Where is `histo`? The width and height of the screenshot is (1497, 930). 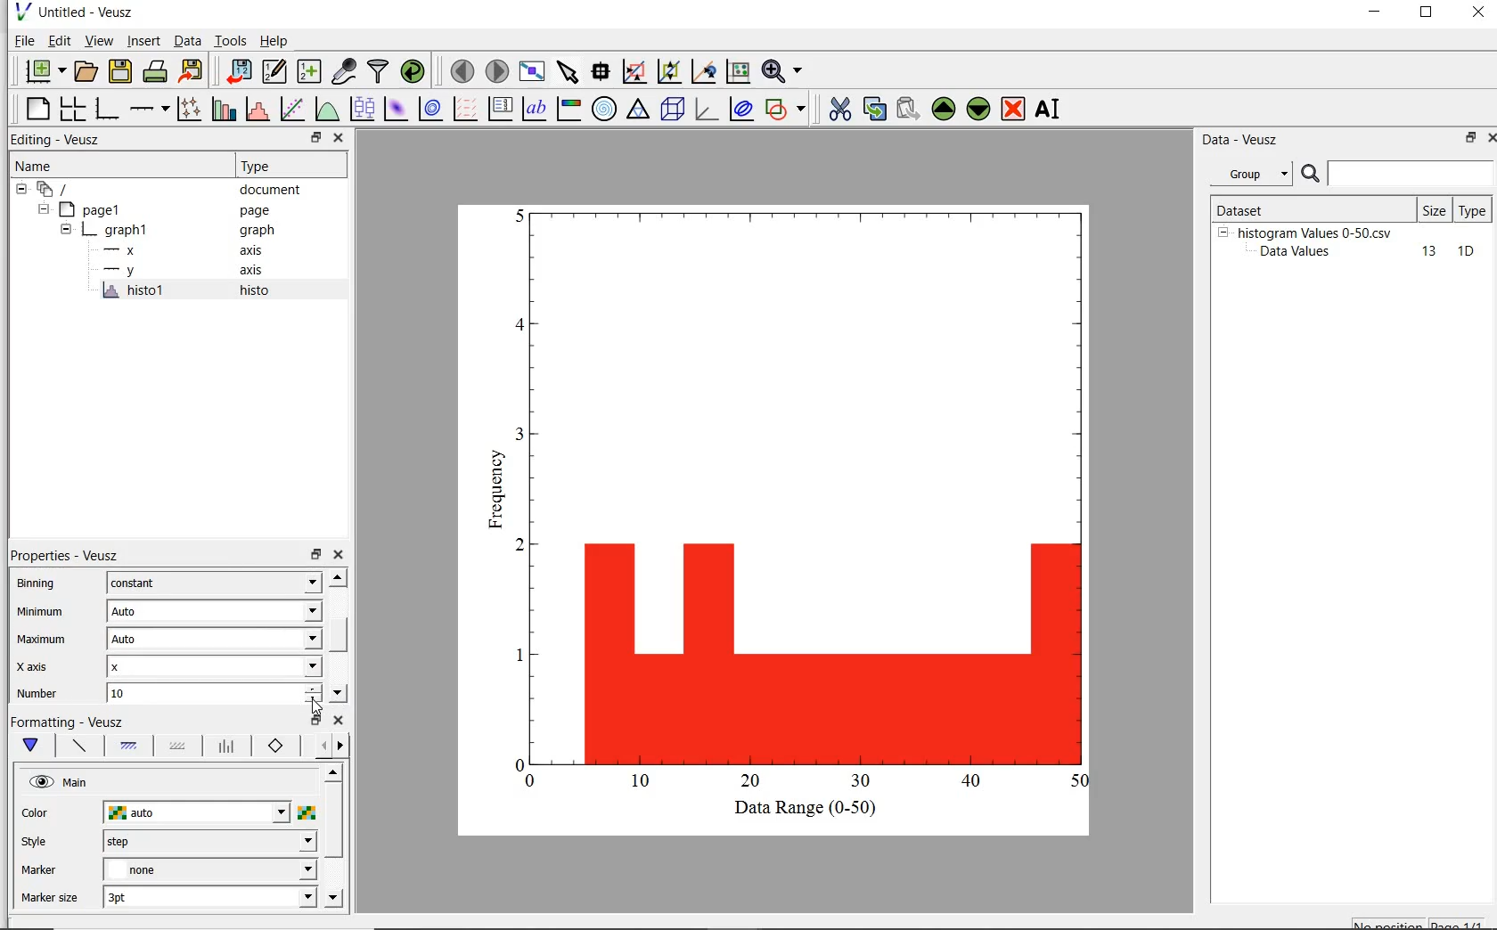
histo is located at coordinates (256, 291).